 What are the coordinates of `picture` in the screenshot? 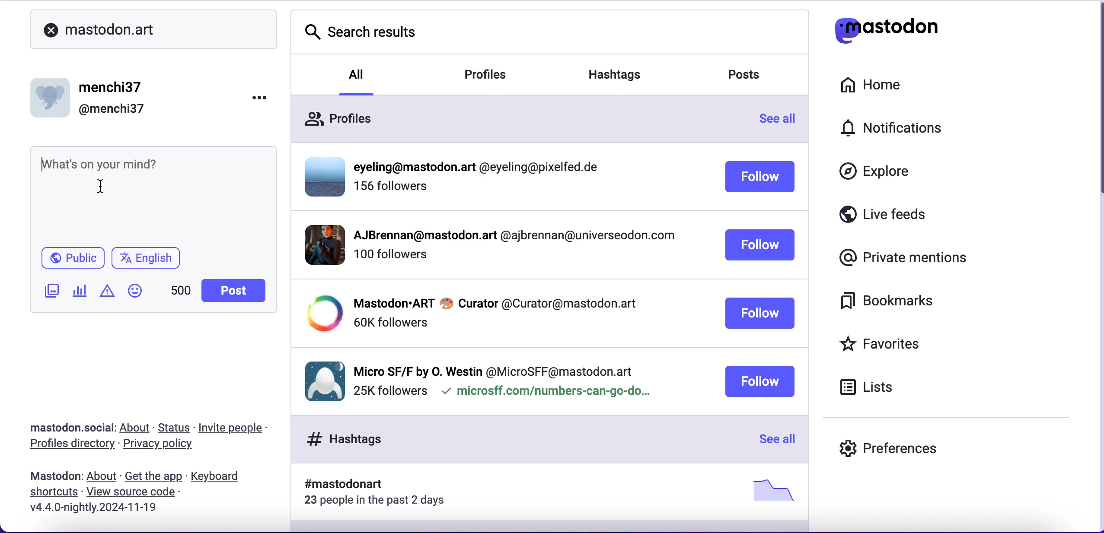 It's located at (769, 490).